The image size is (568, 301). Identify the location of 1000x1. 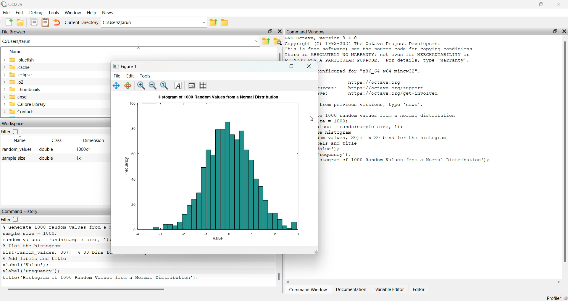
(83, 149).